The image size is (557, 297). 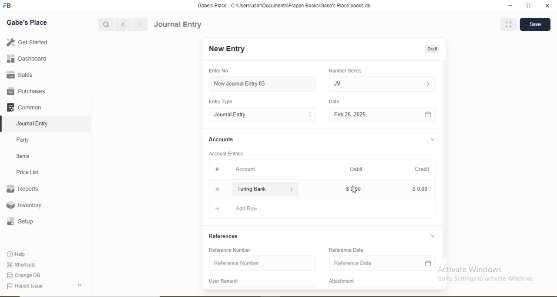 I want to click on minimize, so click(x=509, y=6).